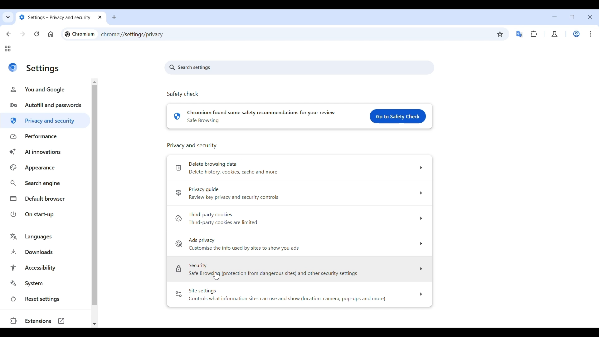 This screenshot has height=337, width=599. Describe the element at coordinates (46, 105) in the screenshot. I see `Autofill and passwords` at that location.